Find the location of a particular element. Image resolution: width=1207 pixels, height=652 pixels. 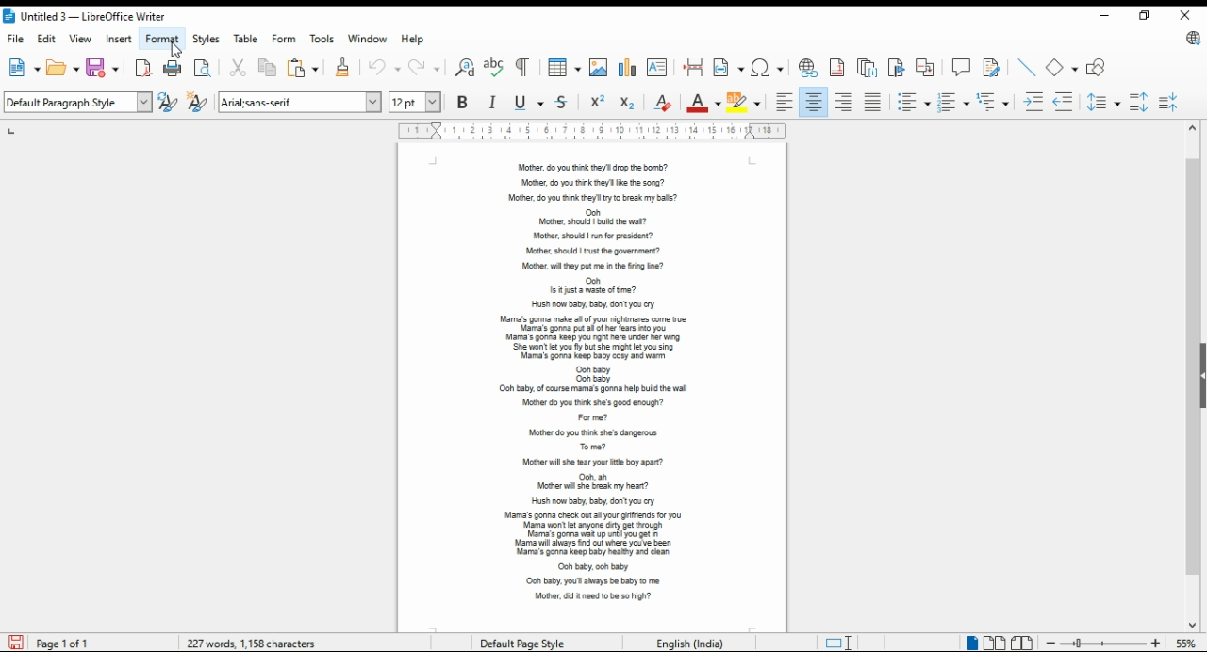

insert line is located at coordinates (1028, 68).